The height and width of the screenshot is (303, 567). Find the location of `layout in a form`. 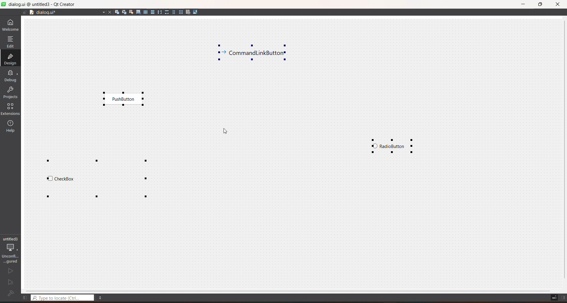

layout in a form is located at coordinates (174, 12).